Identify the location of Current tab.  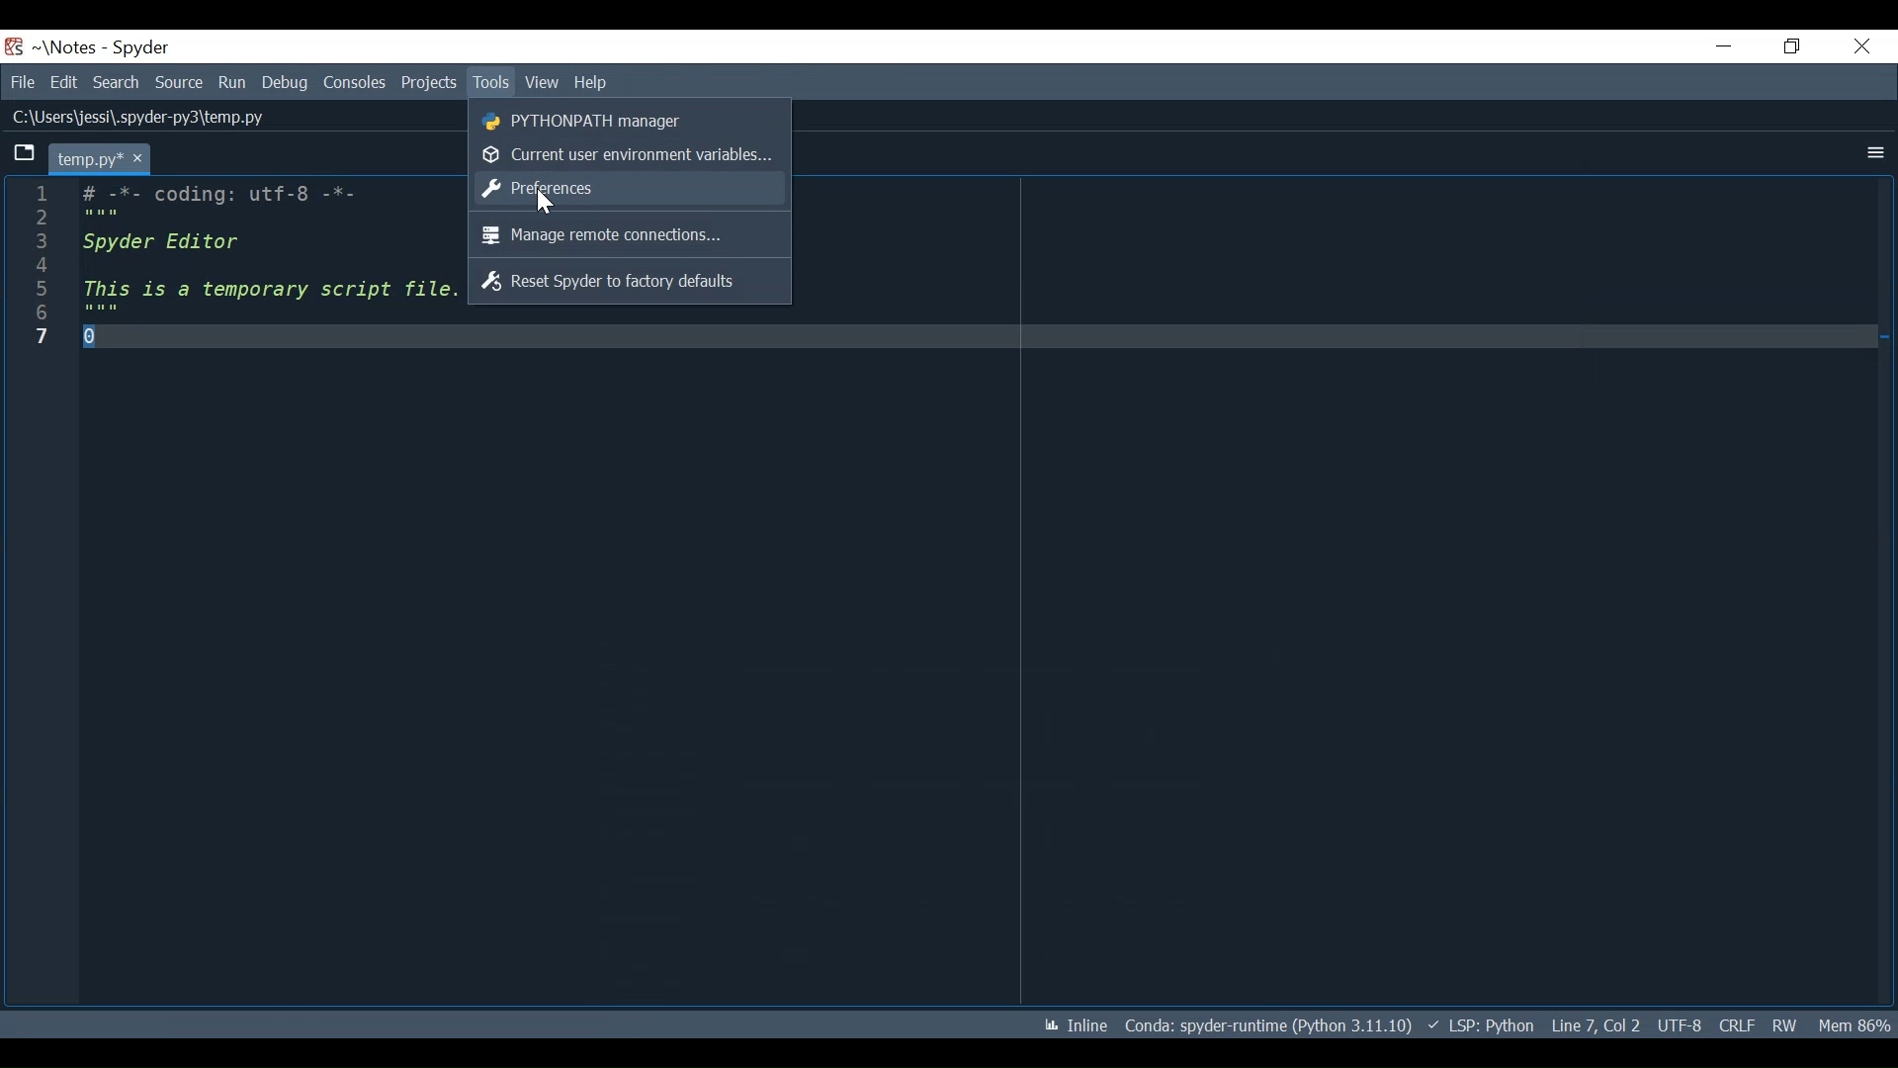
(95, 159).